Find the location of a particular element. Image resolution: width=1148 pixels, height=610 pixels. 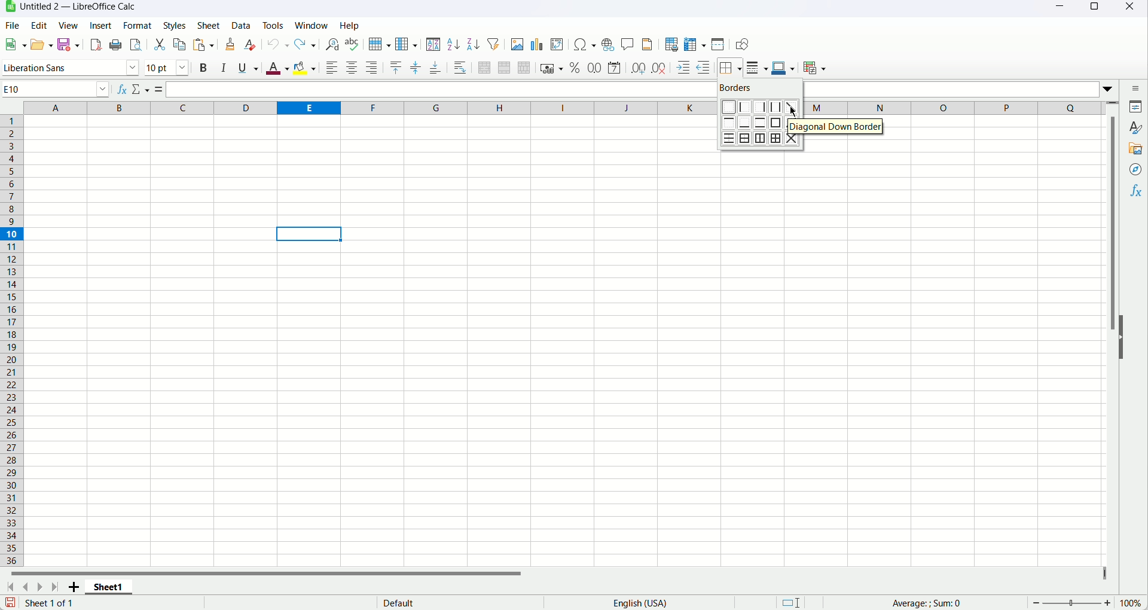

Copy is located at coordinates (180, 44).